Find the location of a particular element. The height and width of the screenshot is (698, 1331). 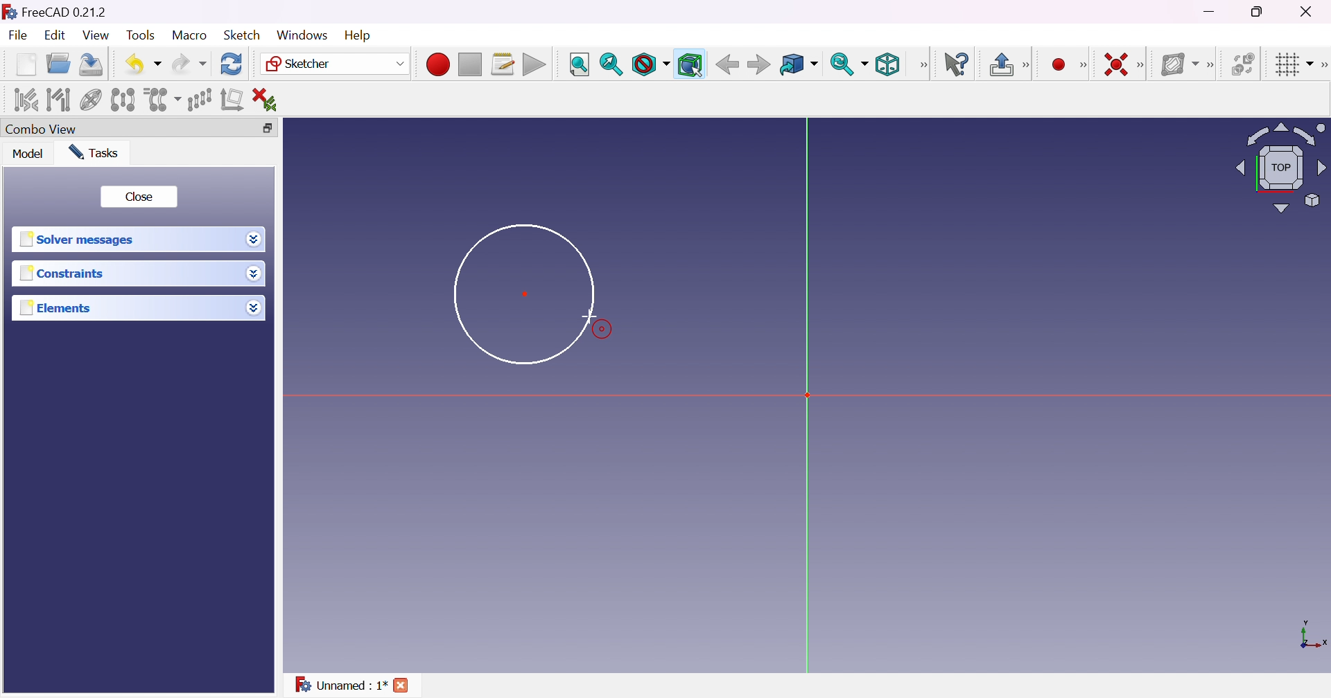

Tools is located at coordinates (141, 36).